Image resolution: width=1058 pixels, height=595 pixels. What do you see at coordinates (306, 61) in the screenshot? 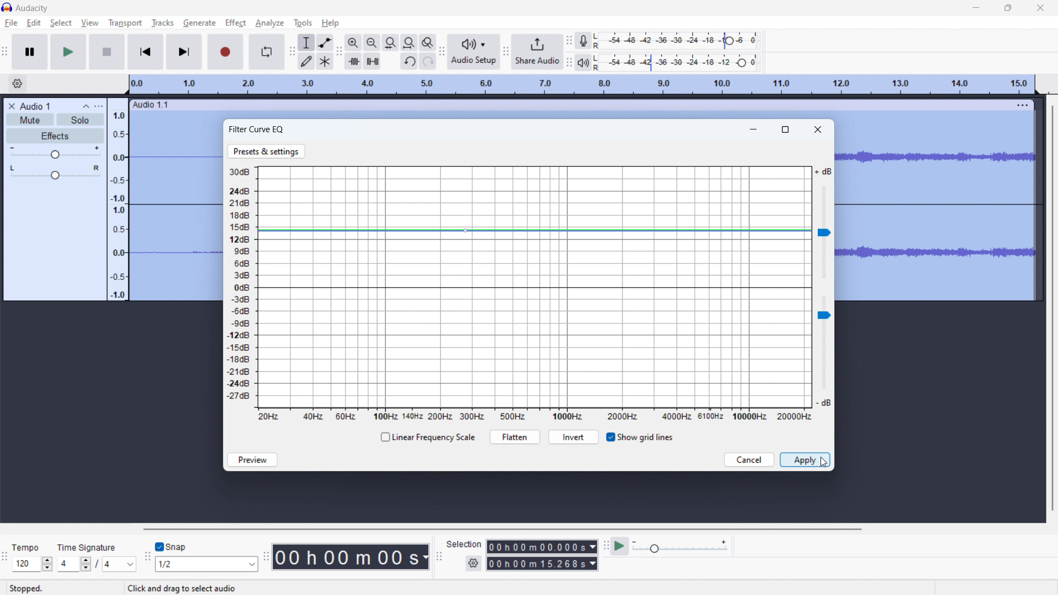
I see `draw tool` at bounding box center [306, 61].